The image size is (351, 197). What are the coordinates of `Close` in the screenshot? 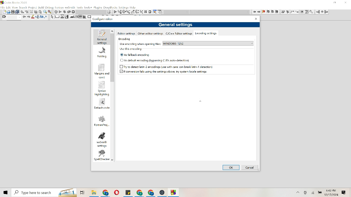 It's located at (346, 3).